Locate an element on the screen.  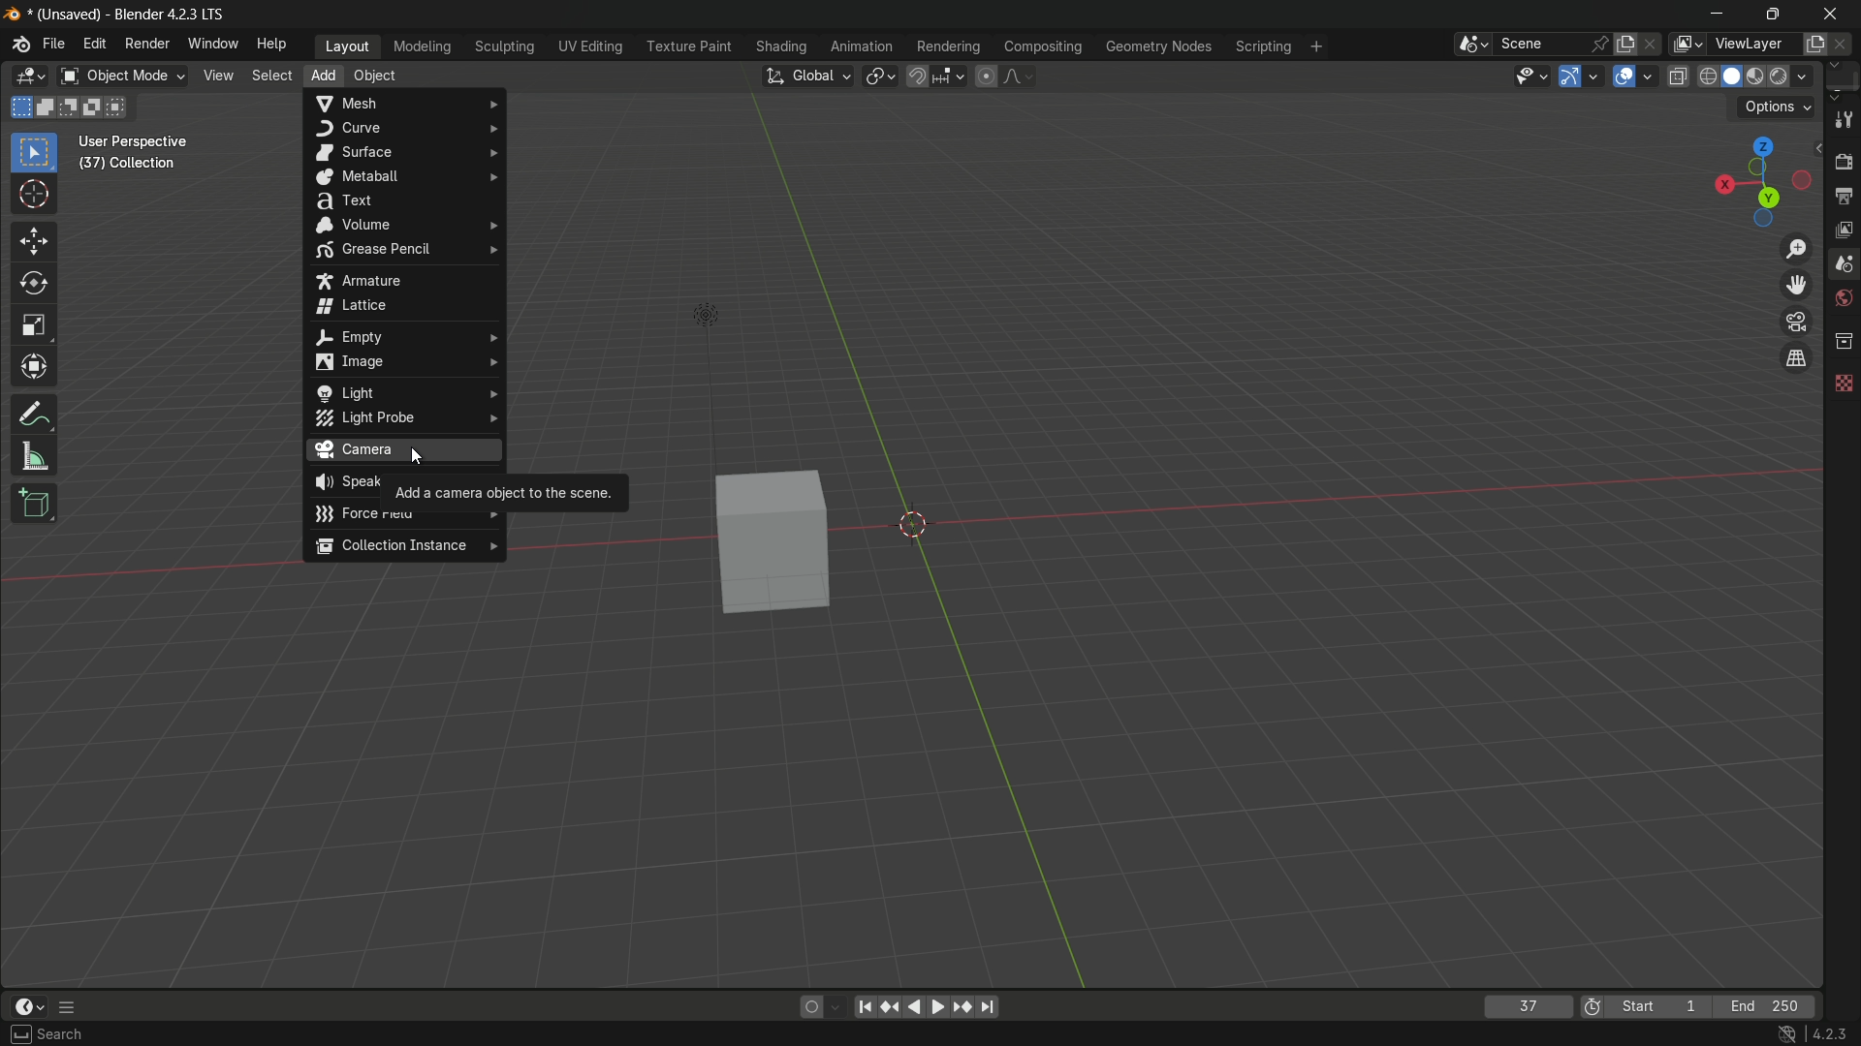
metaball is located at coordinates (406, 177).